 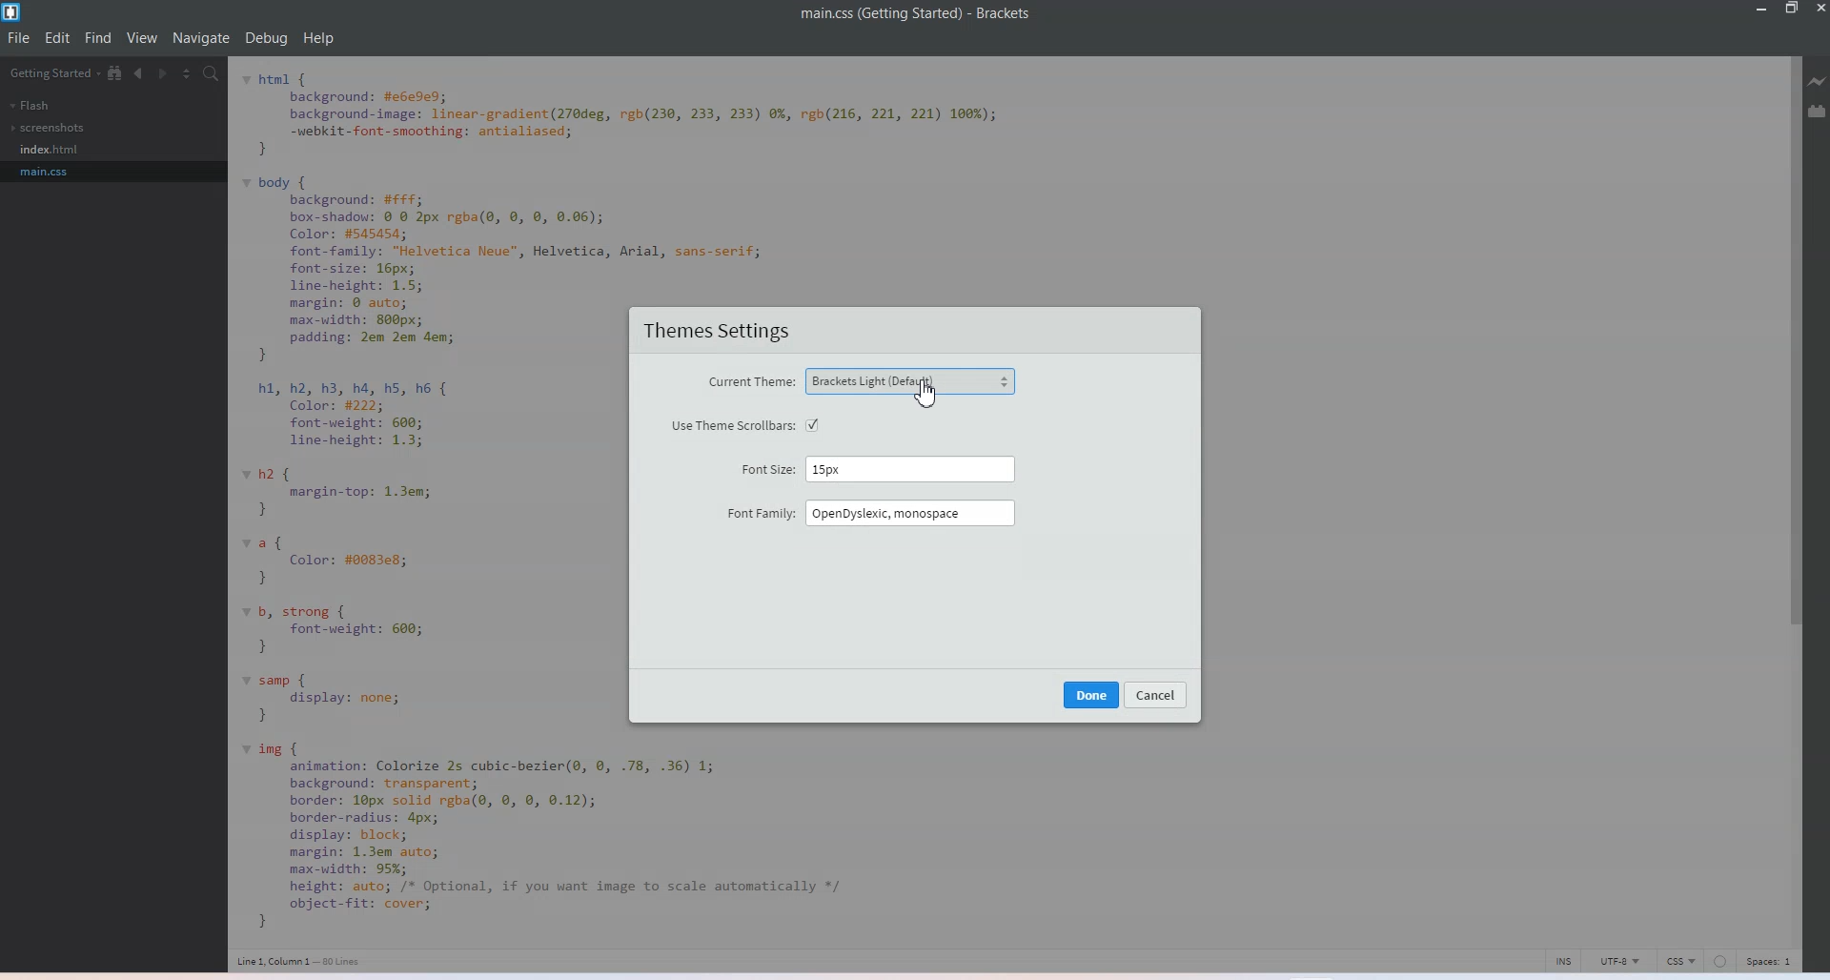 What do you see at coordinates (1819, 111) in the screenshot?
I see `Extension manager` at bounding box center [1819, 111].